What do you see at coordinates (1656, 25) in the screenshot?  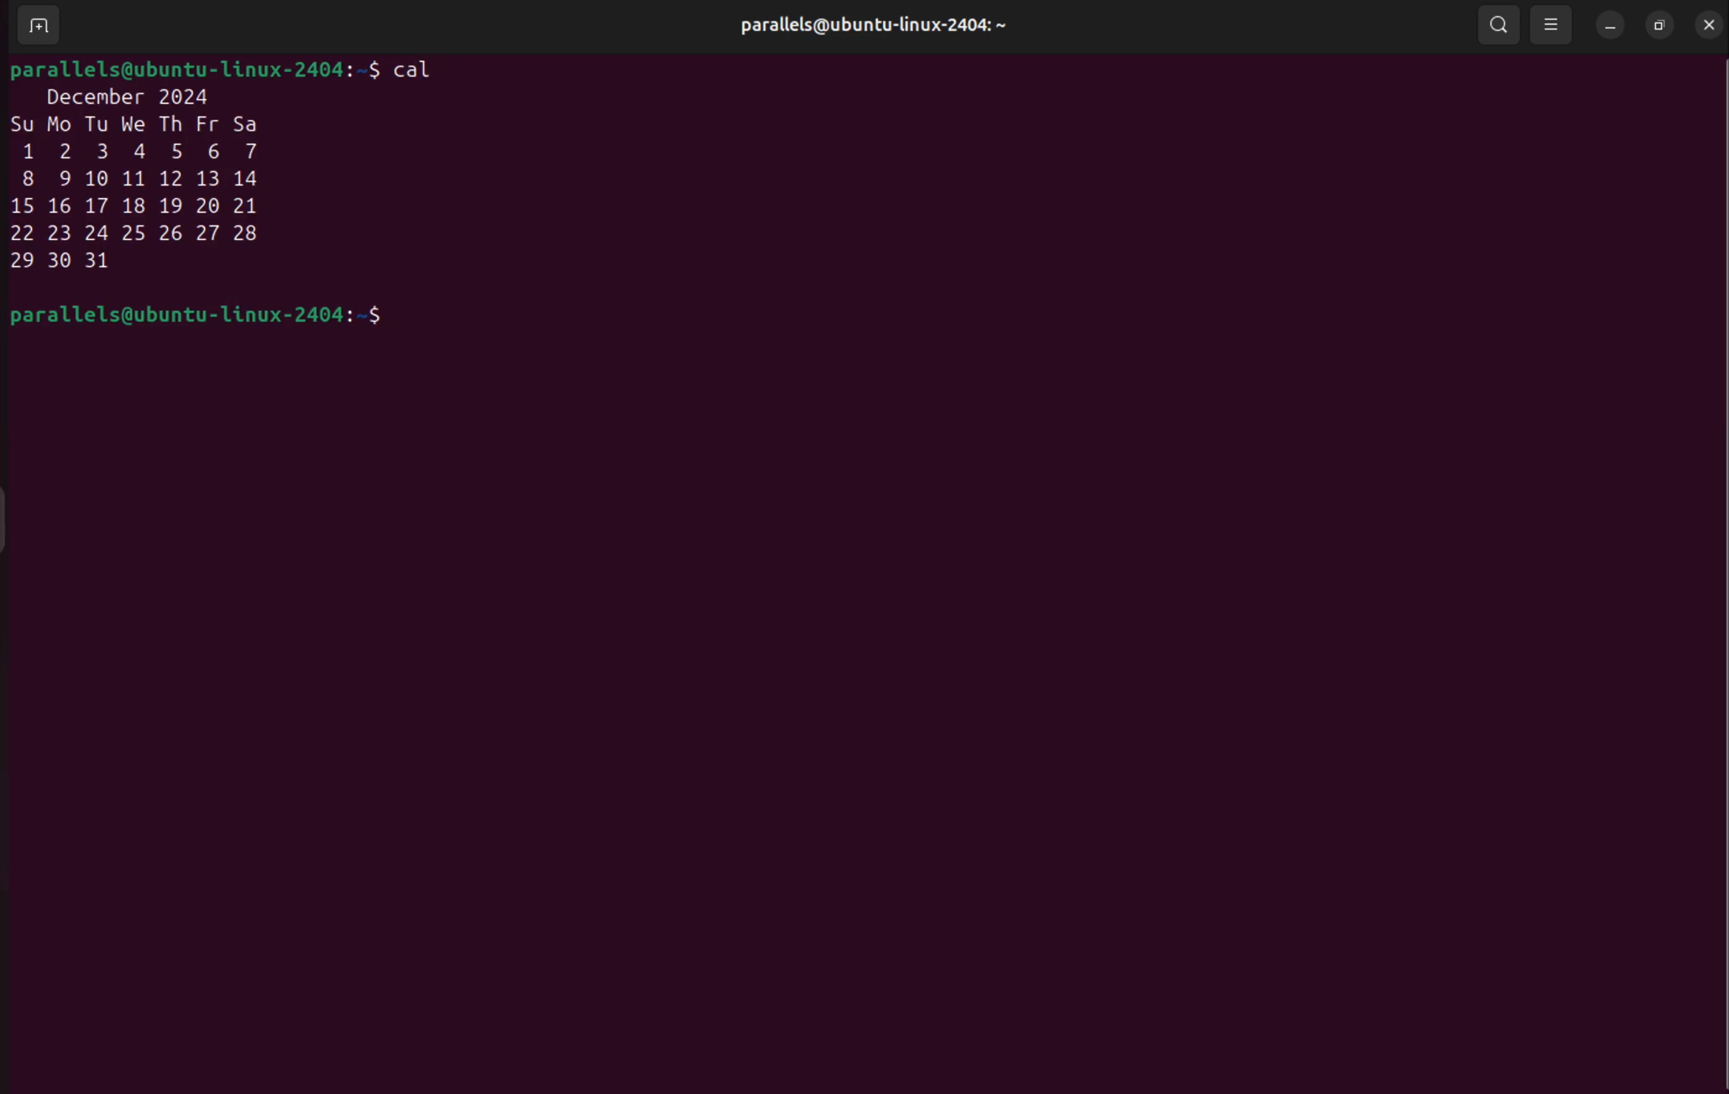 I see `resize` at bounding box center [1656, 25].